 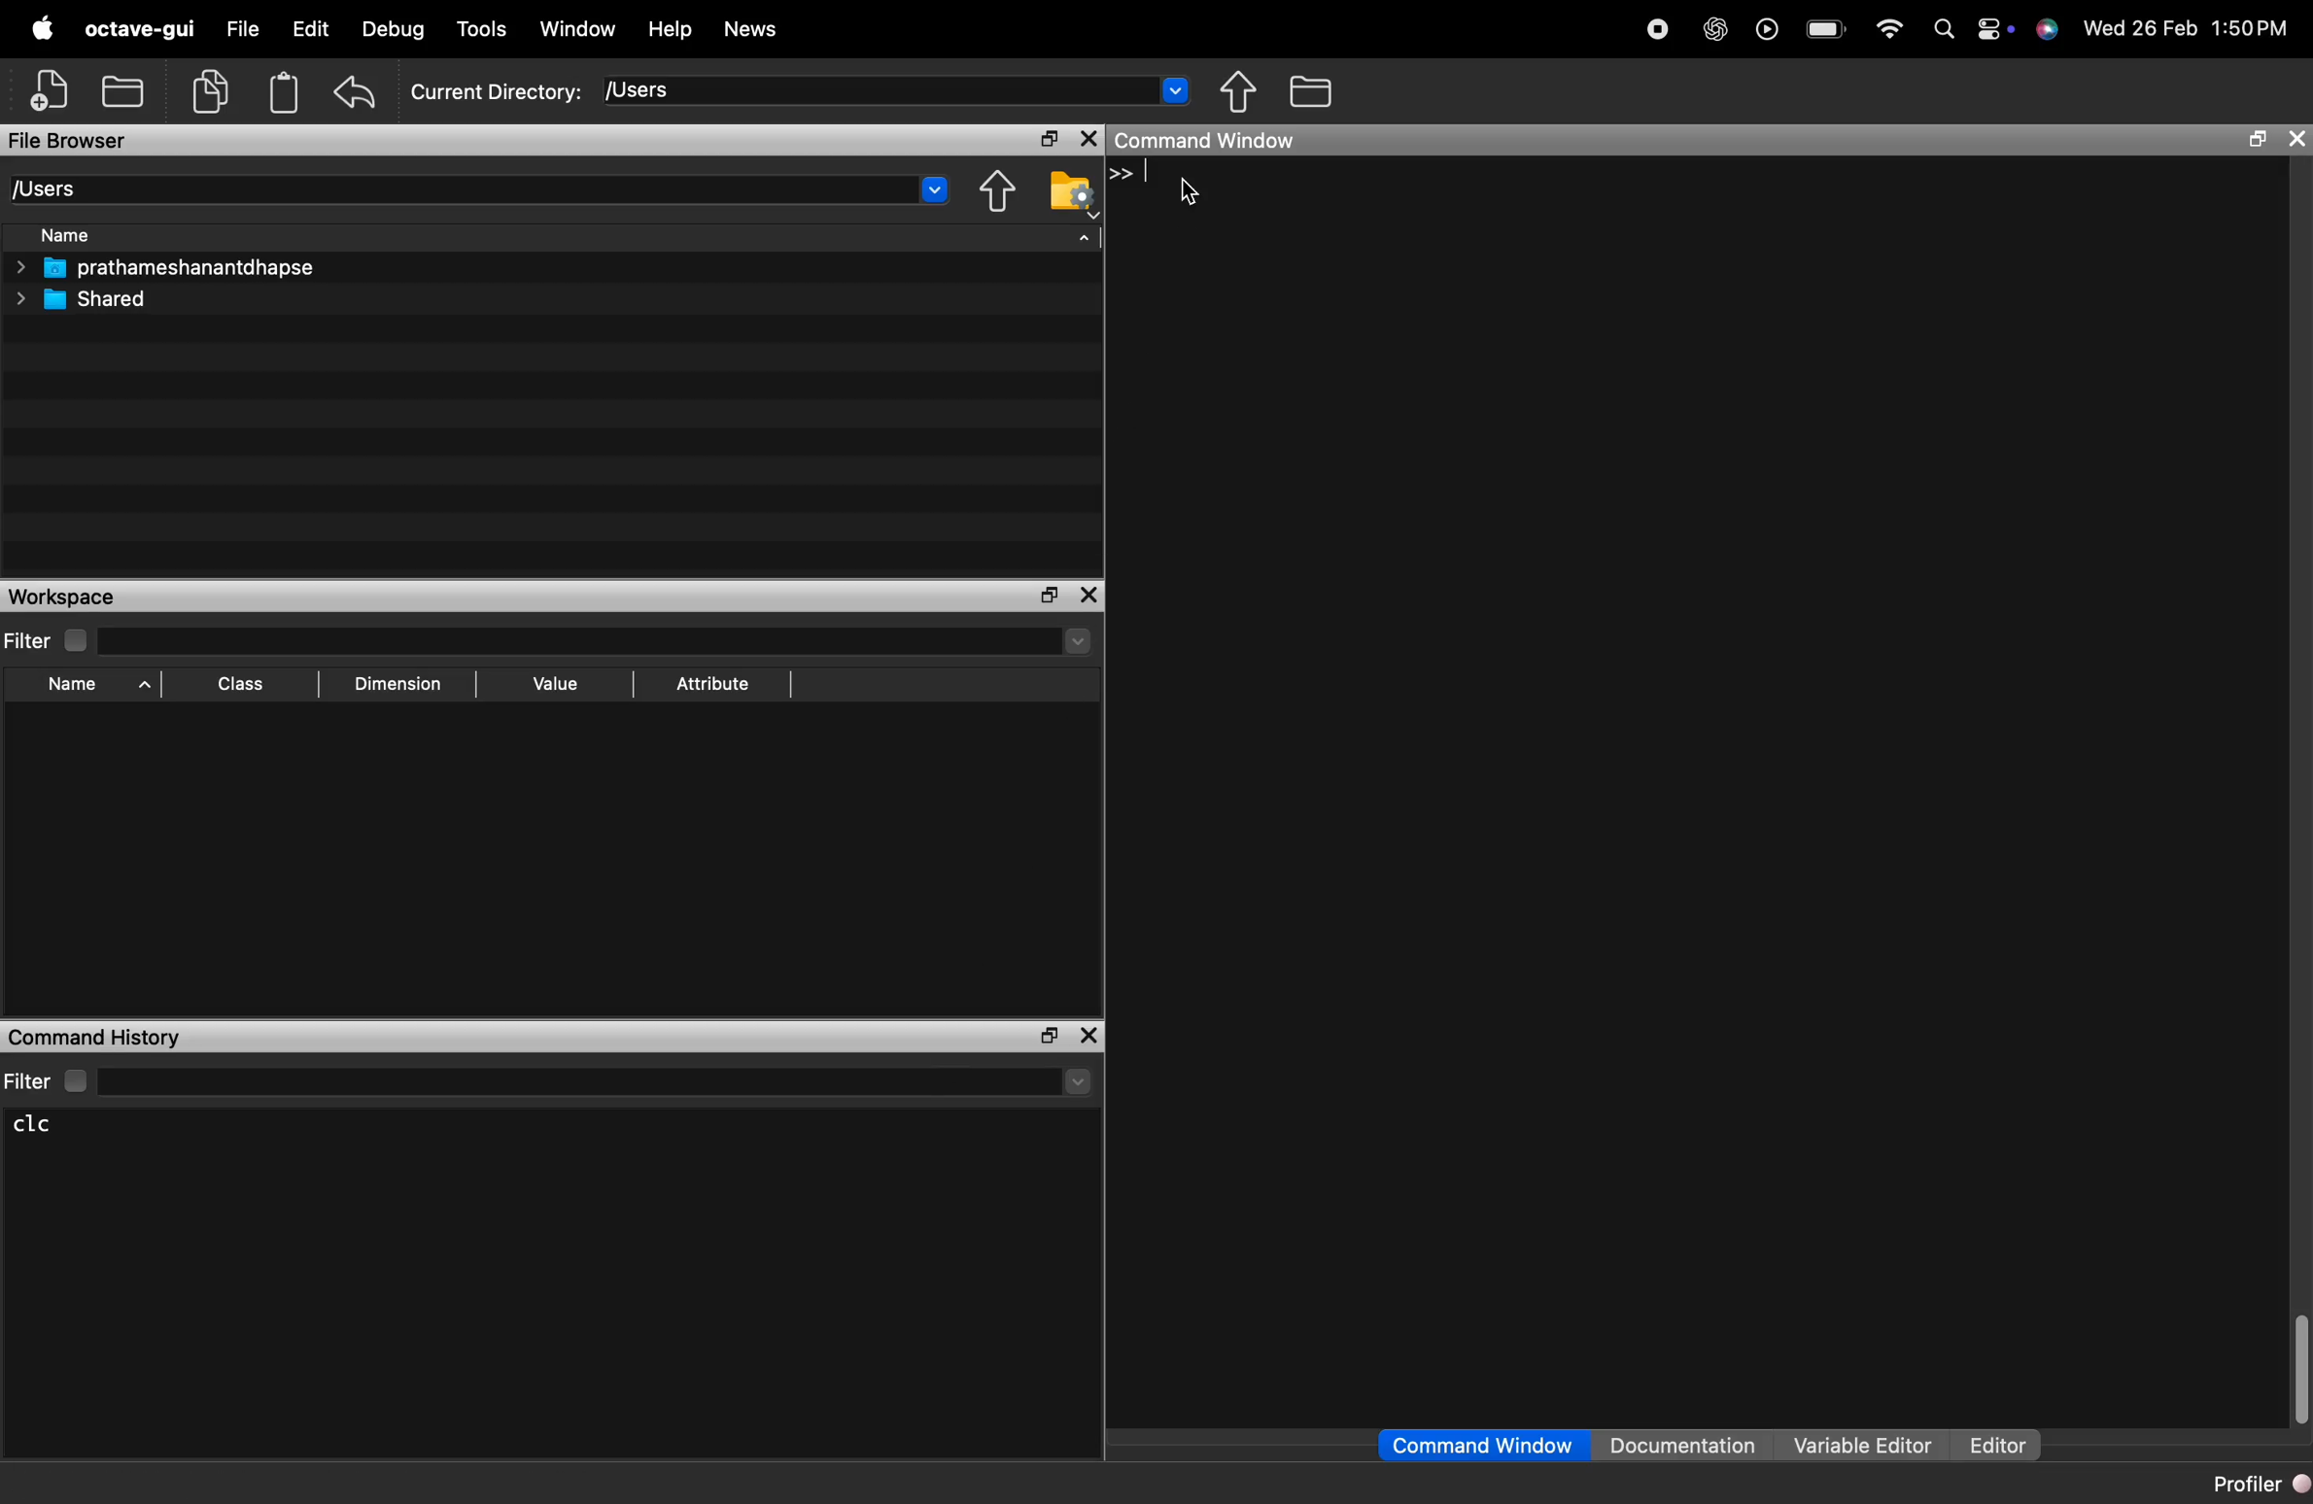 What do you see at coordinates (1986, 27) in the screenshot?
I see `control center` at bounding box center [1986, 27].